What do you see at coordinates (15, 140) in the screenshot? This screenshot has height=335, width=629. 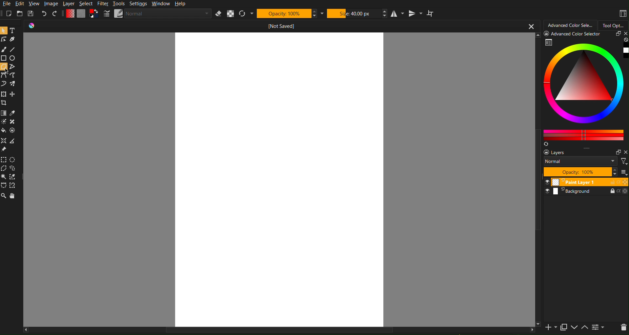 I see `measure the distance between two points` at bounding box center [15, 140].